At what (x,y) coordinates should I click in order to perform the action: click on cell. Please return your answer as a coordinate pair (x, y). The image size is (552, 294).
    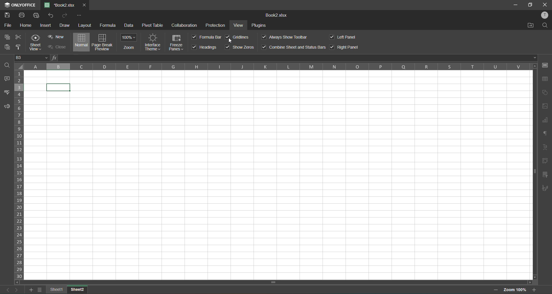
    Looking at the image, I should click on (59, 88).